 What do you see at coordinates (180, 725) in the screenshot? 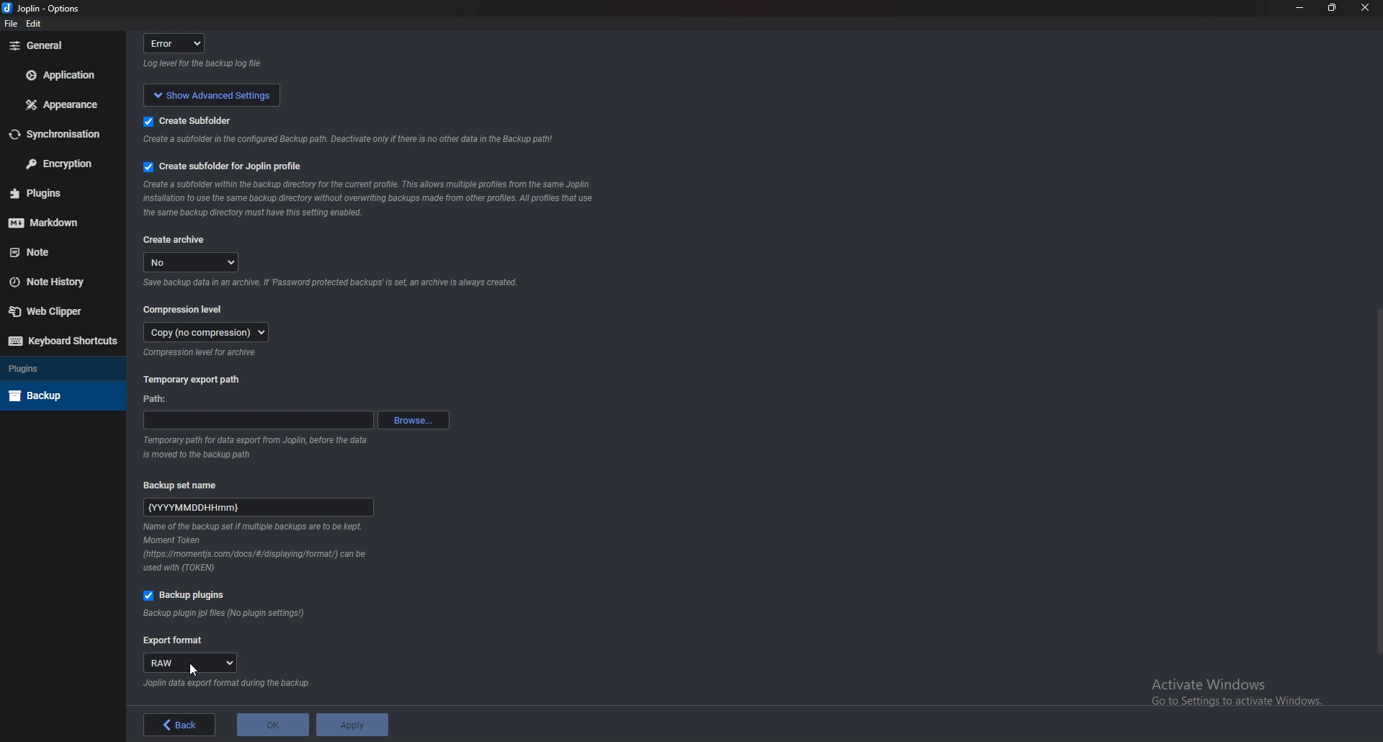
I see `back` at bounding box center [180, 725].